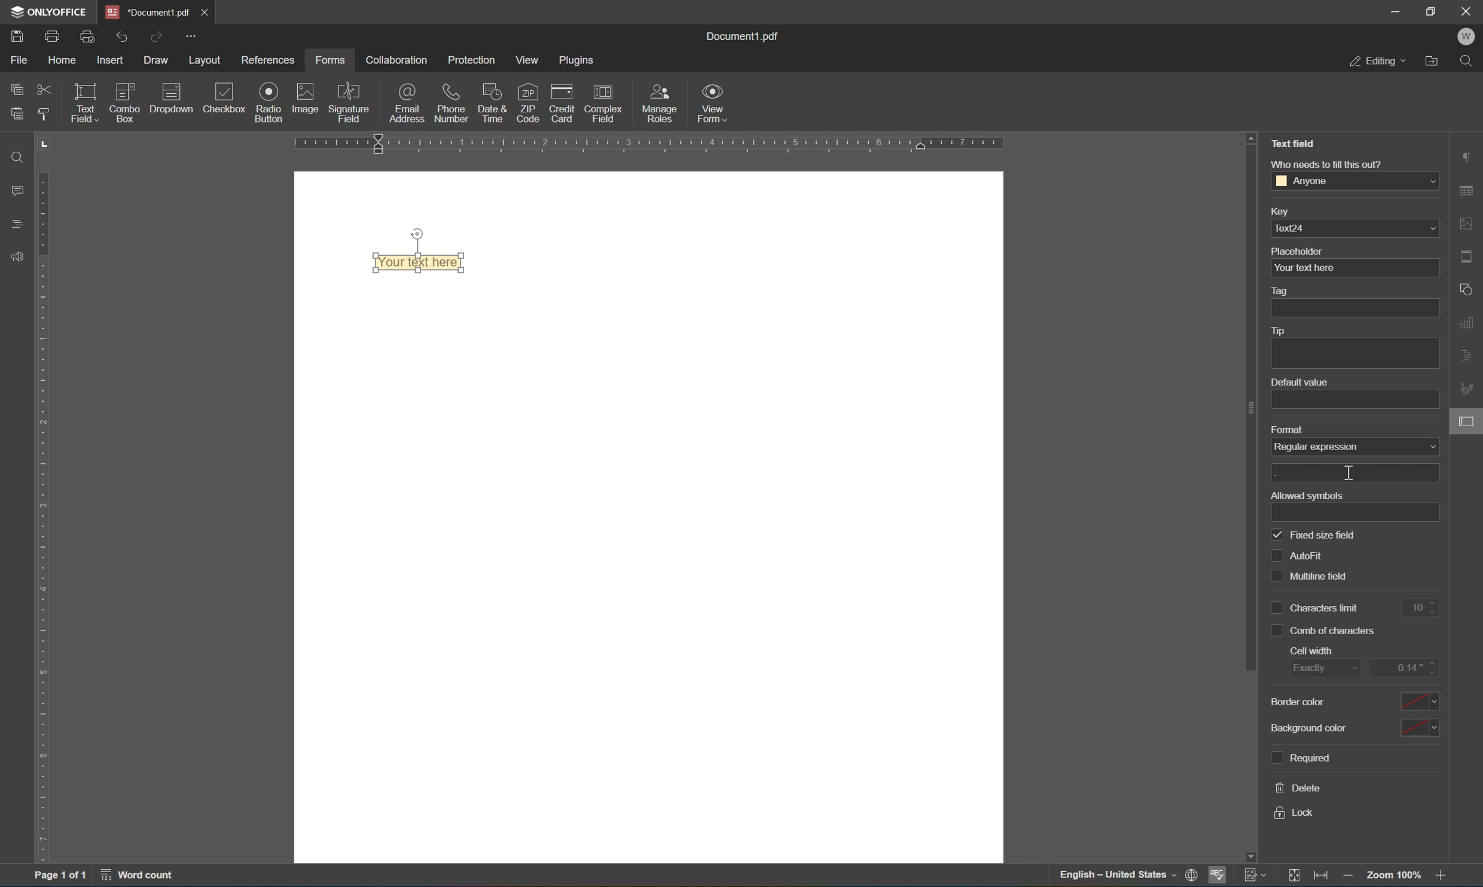 The height and width of the screenshot is (887, 1483). I want to click on regular expression, so click(1355, 446).